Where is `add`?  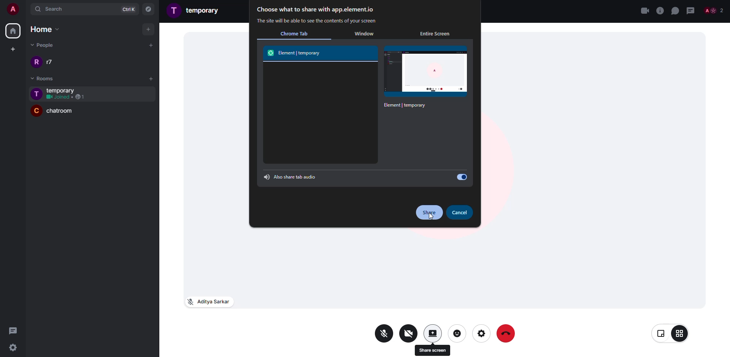
add is located at coordinates (149, 29).